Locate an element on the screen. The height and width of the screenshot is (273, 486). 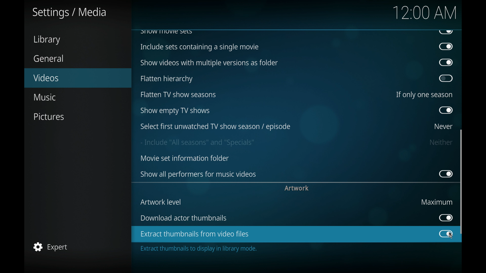
artwork level is located at coordinates (160, 202).